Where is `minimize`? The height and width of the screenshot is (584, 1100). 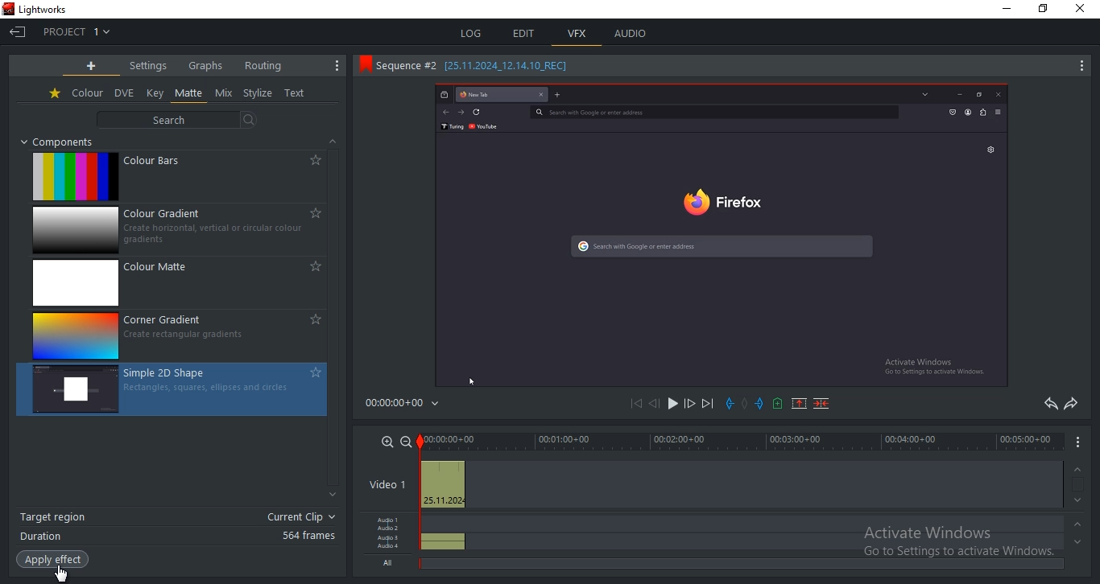
minimize is located at coordinates (1004, 8).